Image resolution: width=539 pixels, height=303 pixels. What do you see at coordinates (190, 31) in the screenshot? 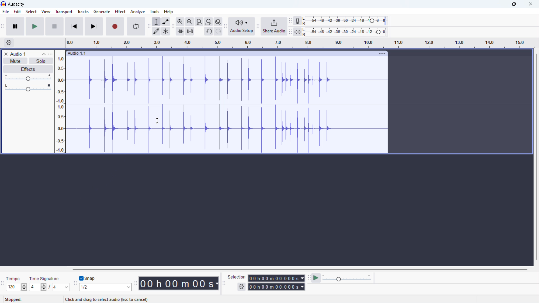
I see `silence audio selection` at bounding box center [190, 31].